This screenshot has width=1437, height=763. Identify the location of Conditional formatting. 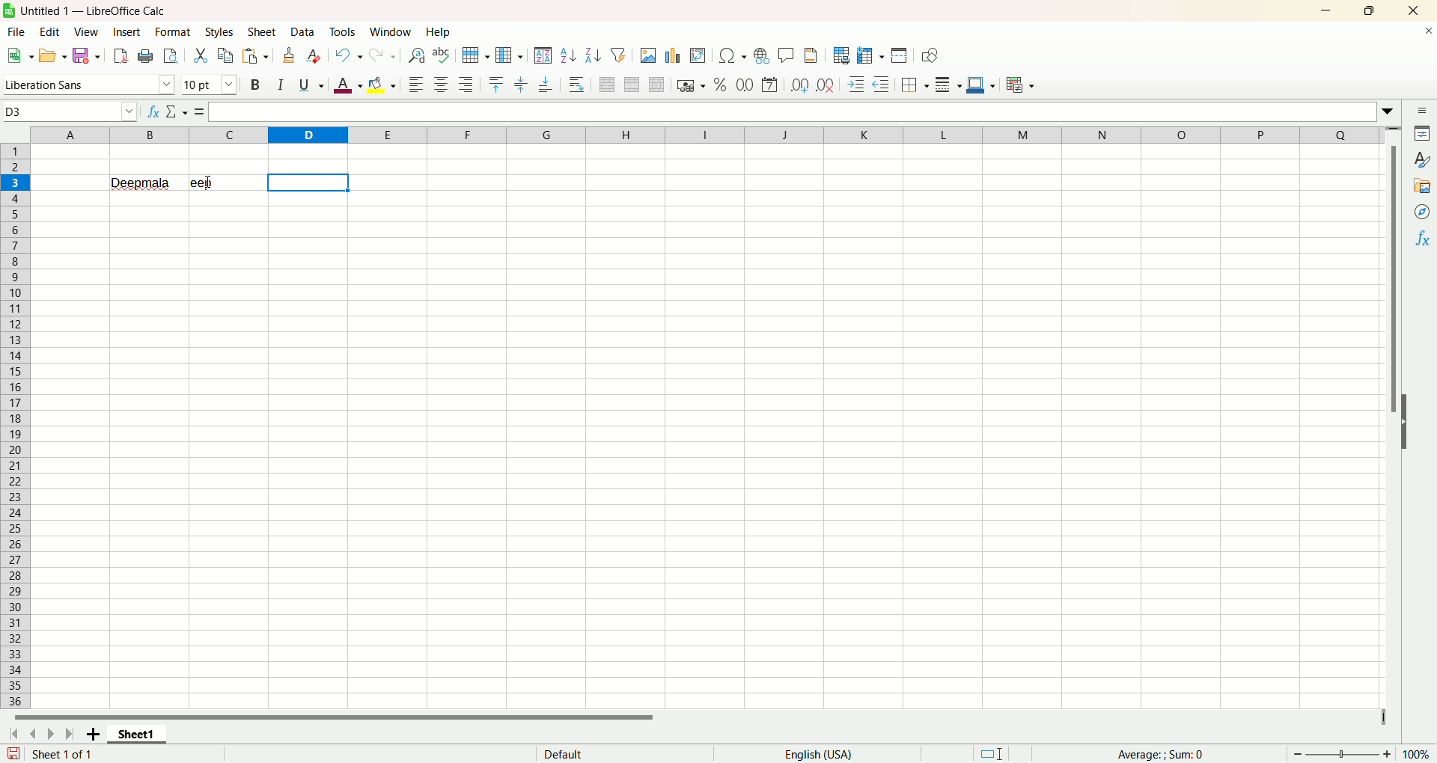
(1021, 85).